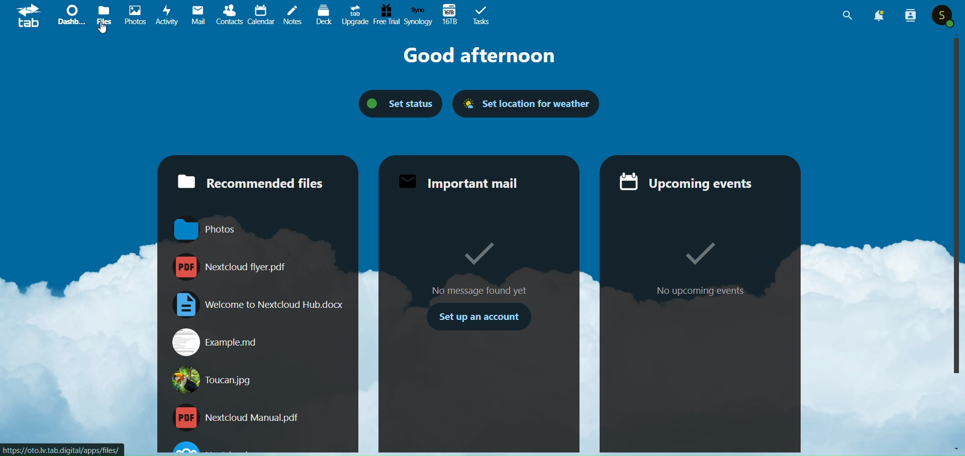 Image resolution: width=965 pixels, height=456 pixels. I want to click on upgrade, so click(355, 16).